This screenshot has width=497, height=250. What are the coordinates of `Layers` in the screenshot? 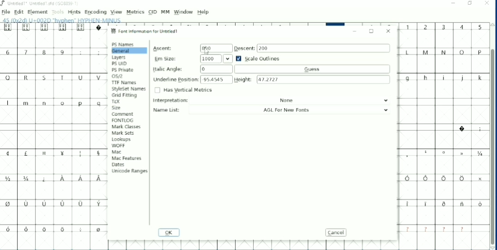 It's located at (120, 58).